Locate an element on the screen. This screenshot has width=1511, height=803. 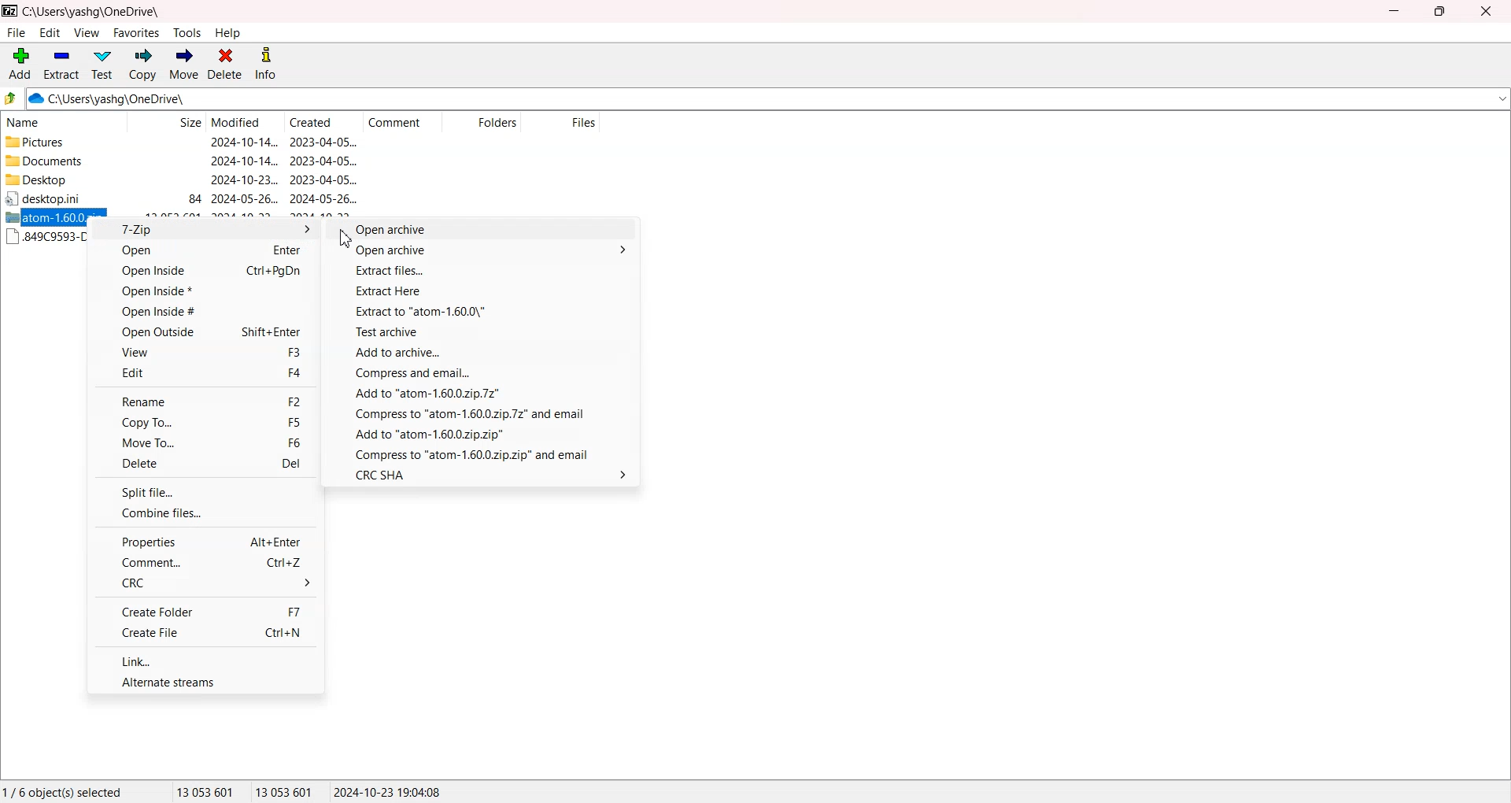
Open Inside# is located at coordinates (204, 310).